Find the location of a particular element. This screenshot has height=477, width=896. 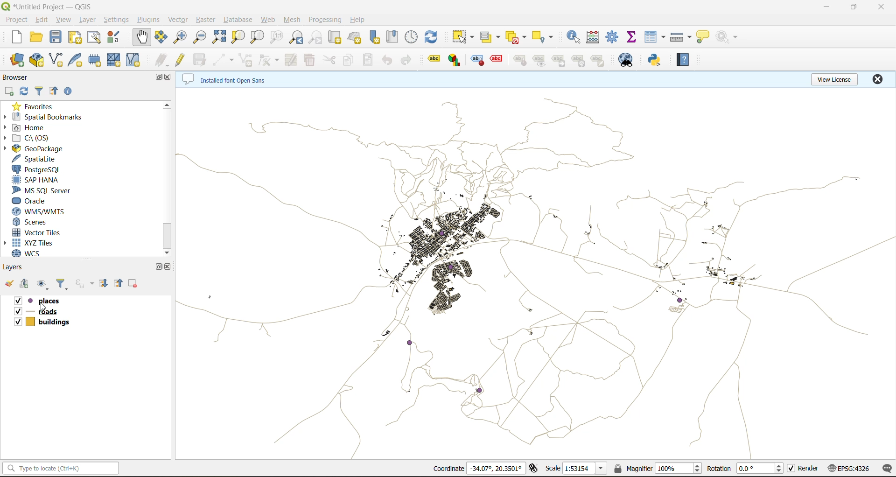

raster is located at coordinates (204, 20).